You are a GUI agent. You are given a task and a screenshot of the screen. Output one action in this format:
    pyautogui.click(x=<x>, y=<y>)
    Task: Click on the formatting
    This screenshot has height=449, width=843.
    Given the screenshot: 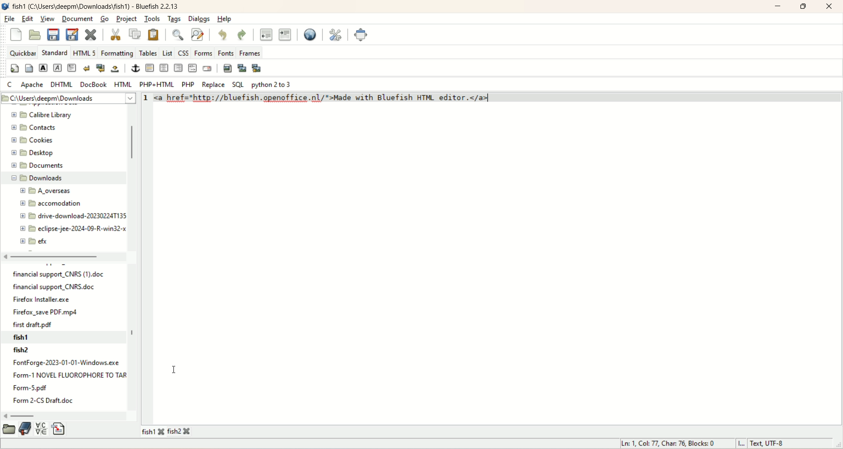 What is the action you would take?
    pyautogui.click(x=118, y=53)
    